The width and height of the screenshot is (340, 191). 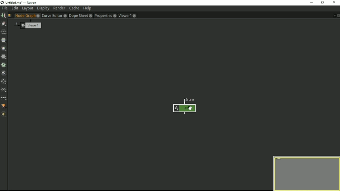 What do you see at coordinates (59, 8) in the screenshot?
I see `Render` at bounding box center [59, 8].